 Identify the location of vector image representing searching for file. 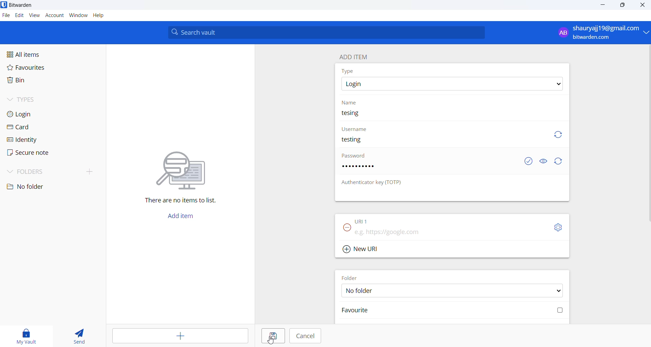
(185, 166).